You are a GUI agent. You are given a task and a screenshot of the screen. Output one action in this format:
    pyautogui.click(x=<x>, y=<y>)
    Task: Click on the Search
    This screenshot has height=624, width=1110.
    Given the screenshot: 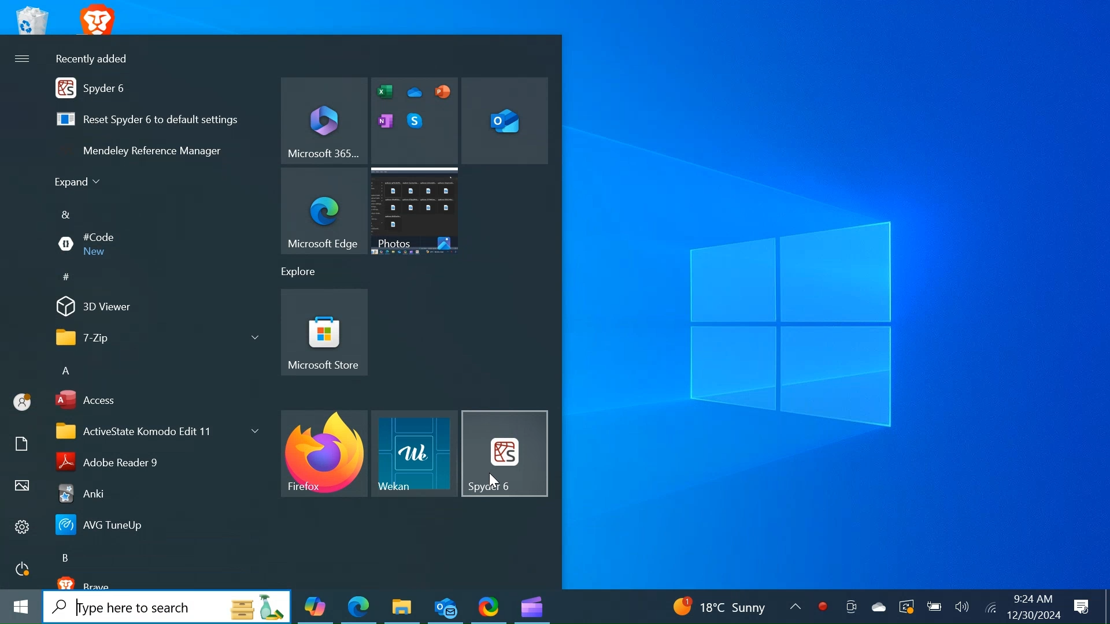 What is the action you would take?
    pyautogui.click(x=167, y=607)
    